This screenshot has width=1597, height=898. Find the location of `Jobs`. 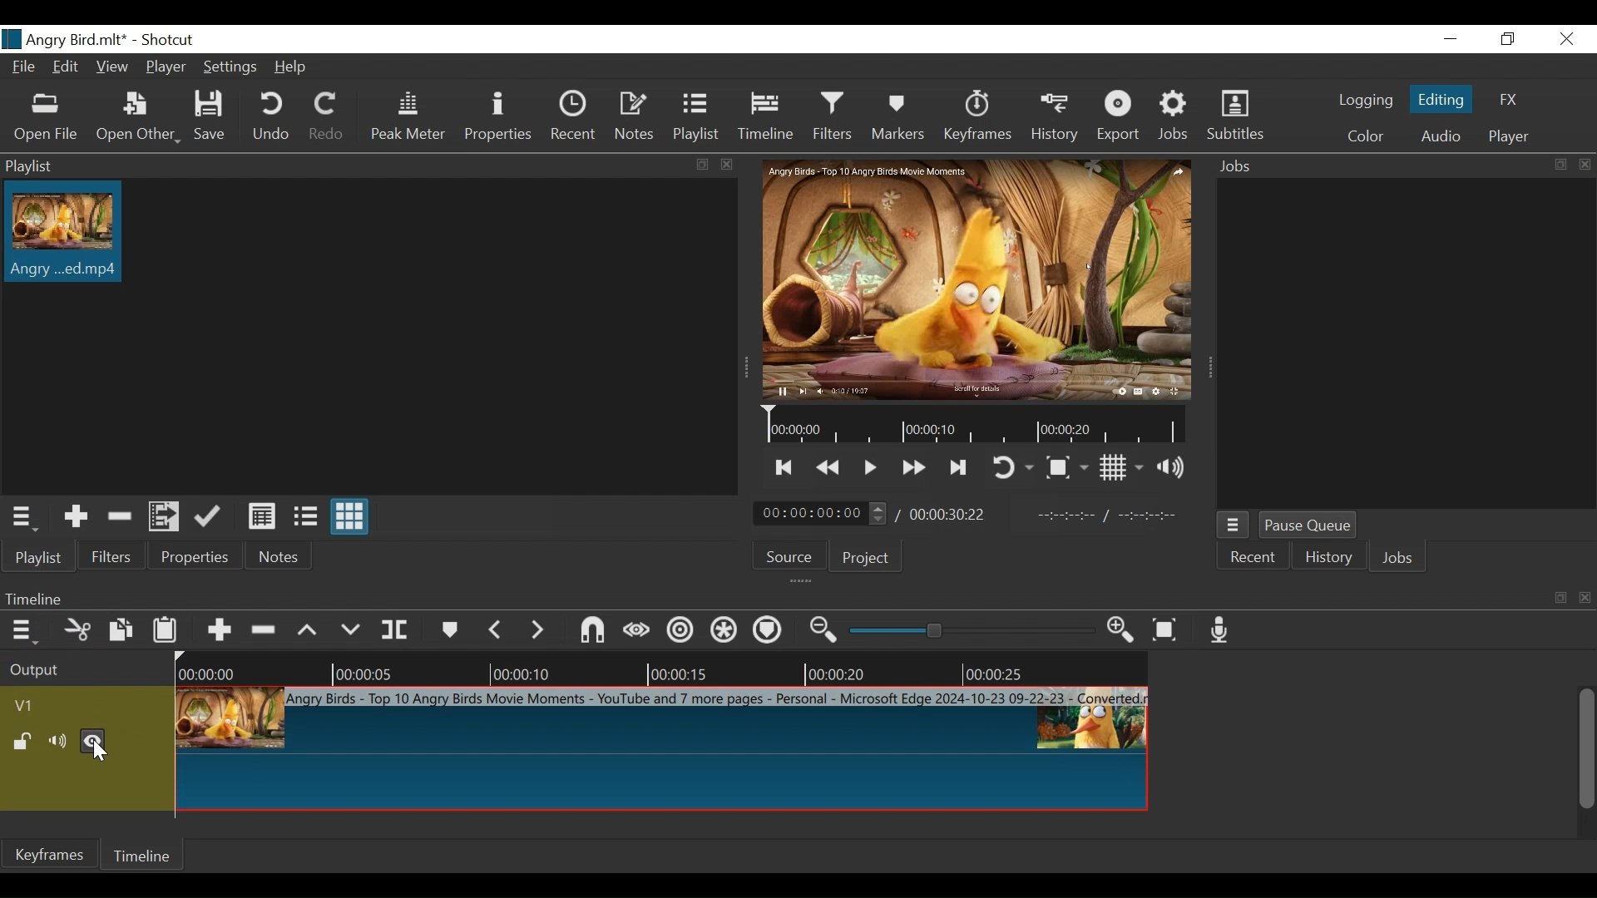

Jobs is located at coordinates (1399, 559).